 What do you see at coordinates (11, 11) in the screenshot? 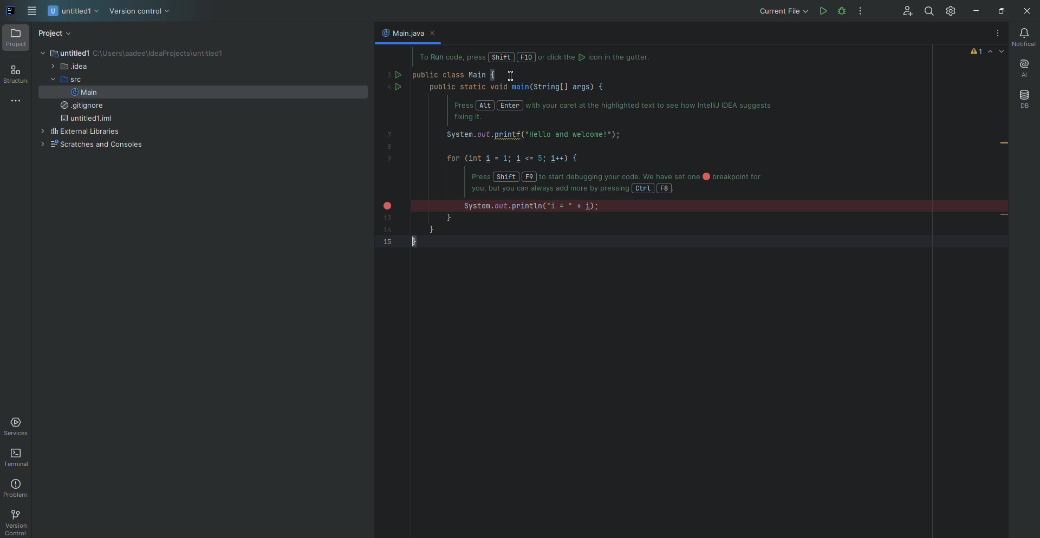
I see `IntelliJ` at bounding box center [11, 11].